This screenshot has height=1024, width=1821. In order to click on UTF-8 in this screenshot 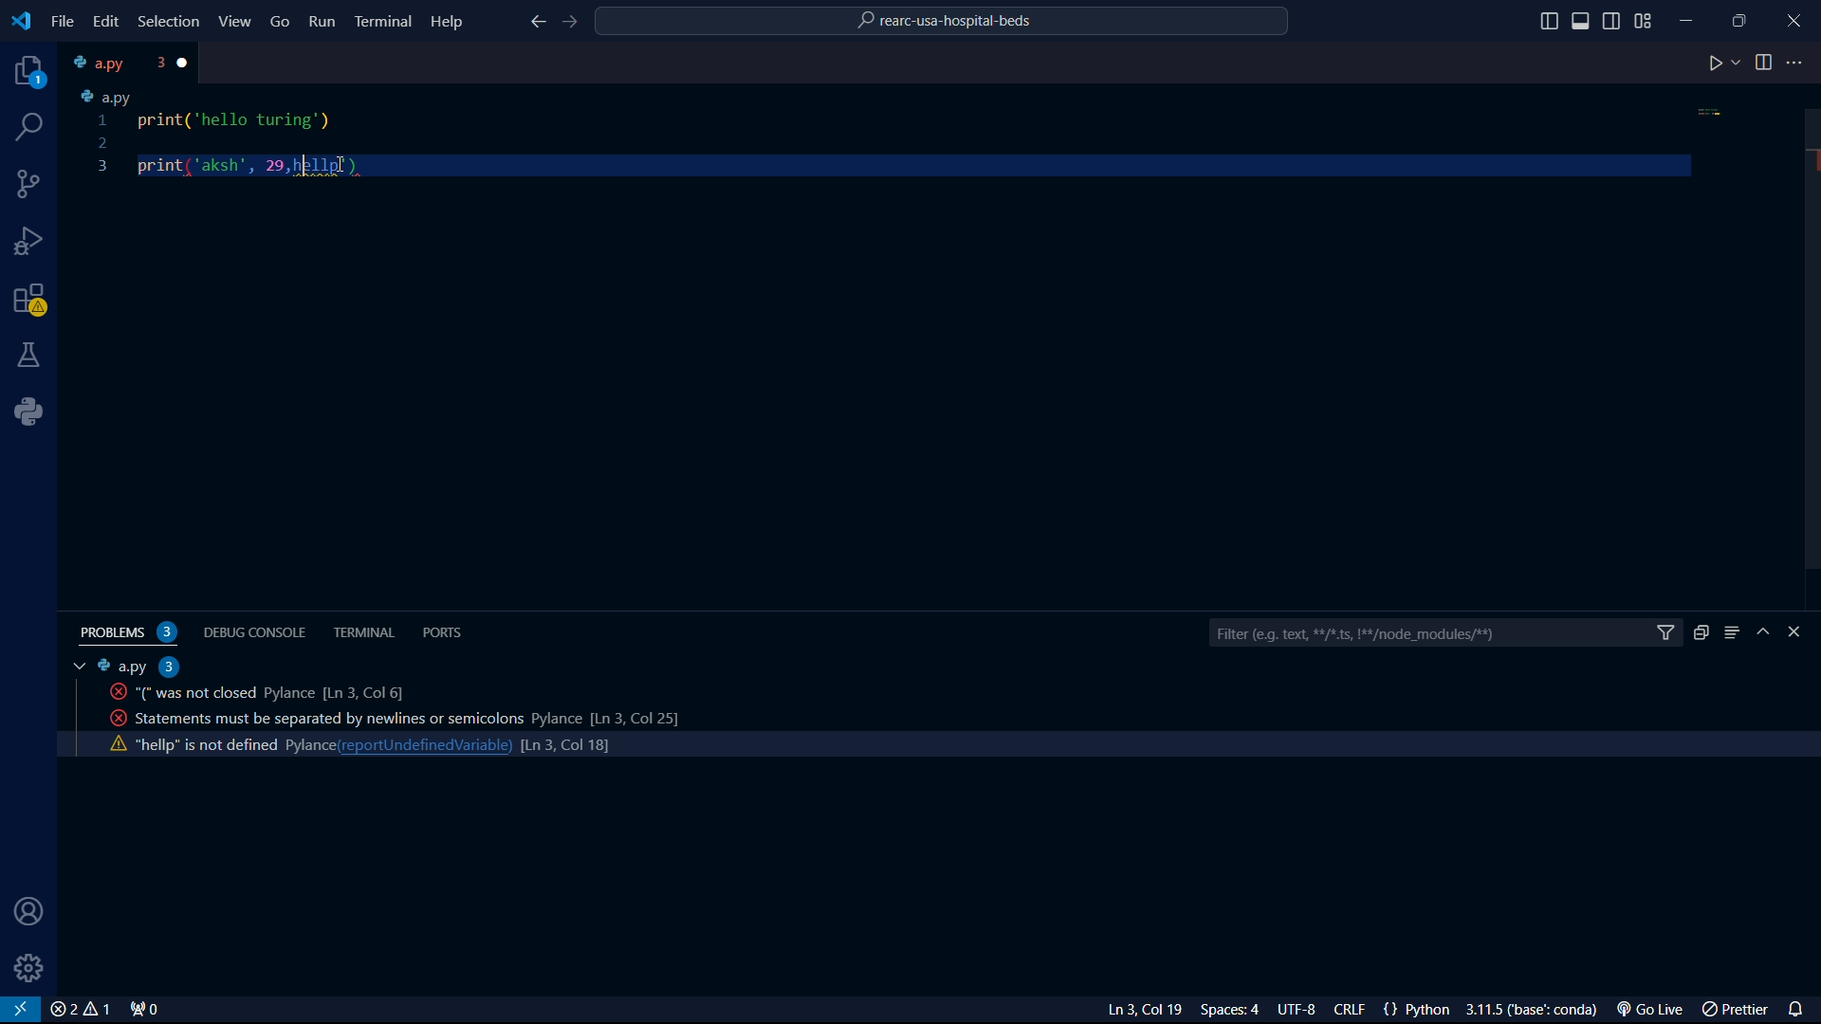, I will do `click(1304, 1011)`.